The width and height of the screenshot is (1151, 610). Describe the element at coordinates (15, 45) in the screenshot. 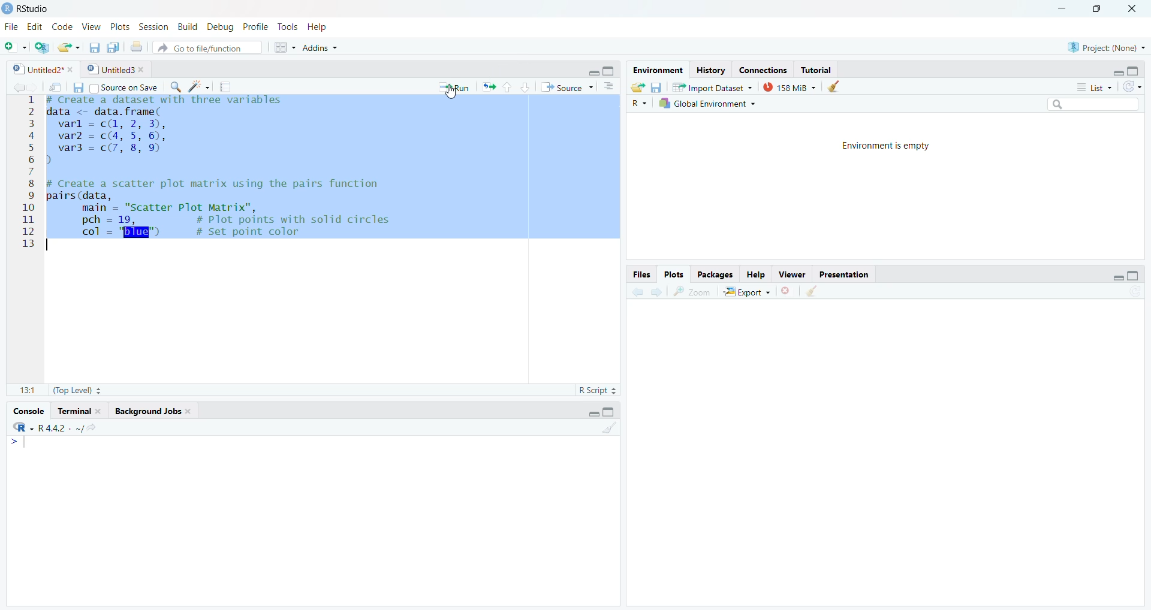

I see `New file` at that location.